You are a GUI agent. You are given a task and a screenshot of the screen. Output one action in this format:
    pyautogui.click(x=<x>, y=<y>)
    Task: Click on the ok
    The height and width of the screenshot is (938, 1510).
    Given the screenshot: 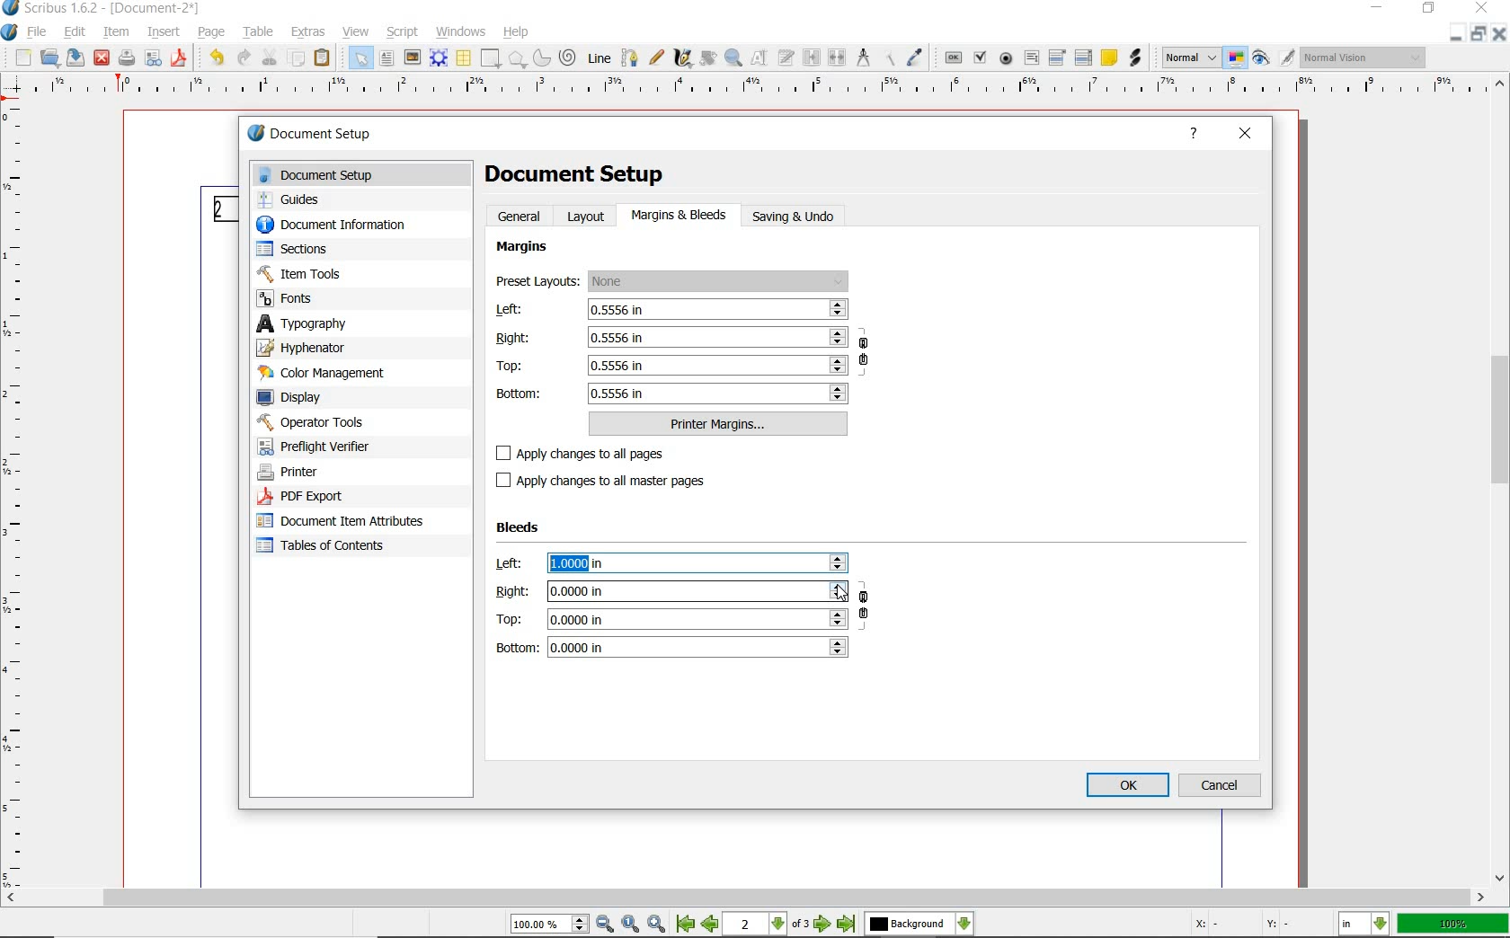 What is the action you would take?
    pyautogui.click(x=1127, y=784)
    